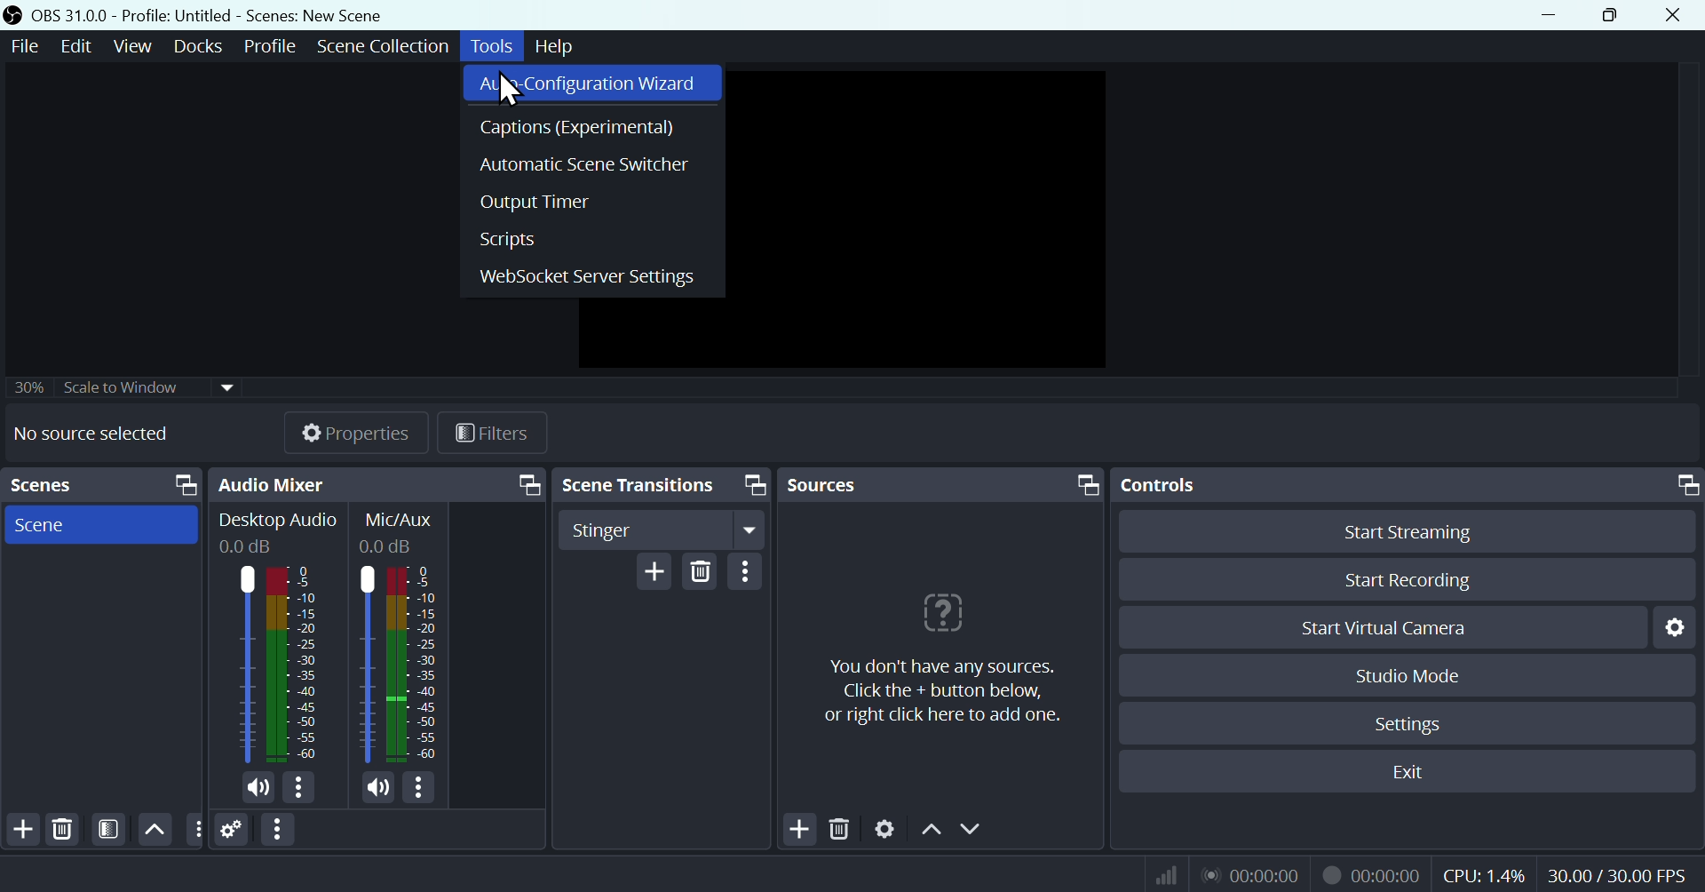  Describe the element at coordinates (1483, 872) in the screenshot. I see `CPU` at that location.